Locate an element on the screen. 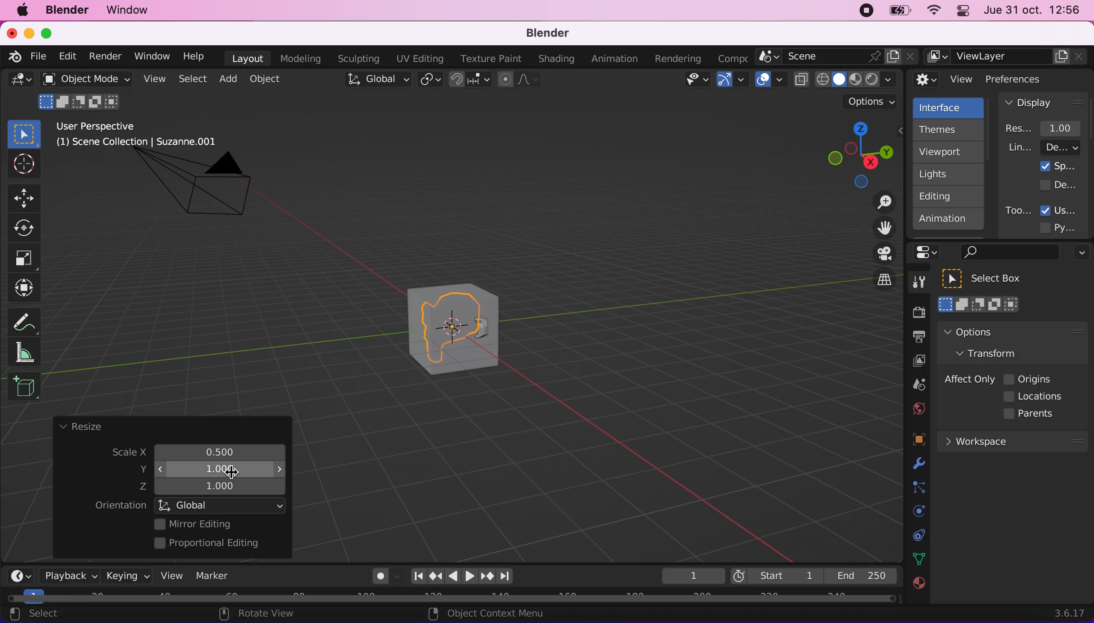 This screenshot has height=623, width=1094. playback is located at coordinates (67, 575).